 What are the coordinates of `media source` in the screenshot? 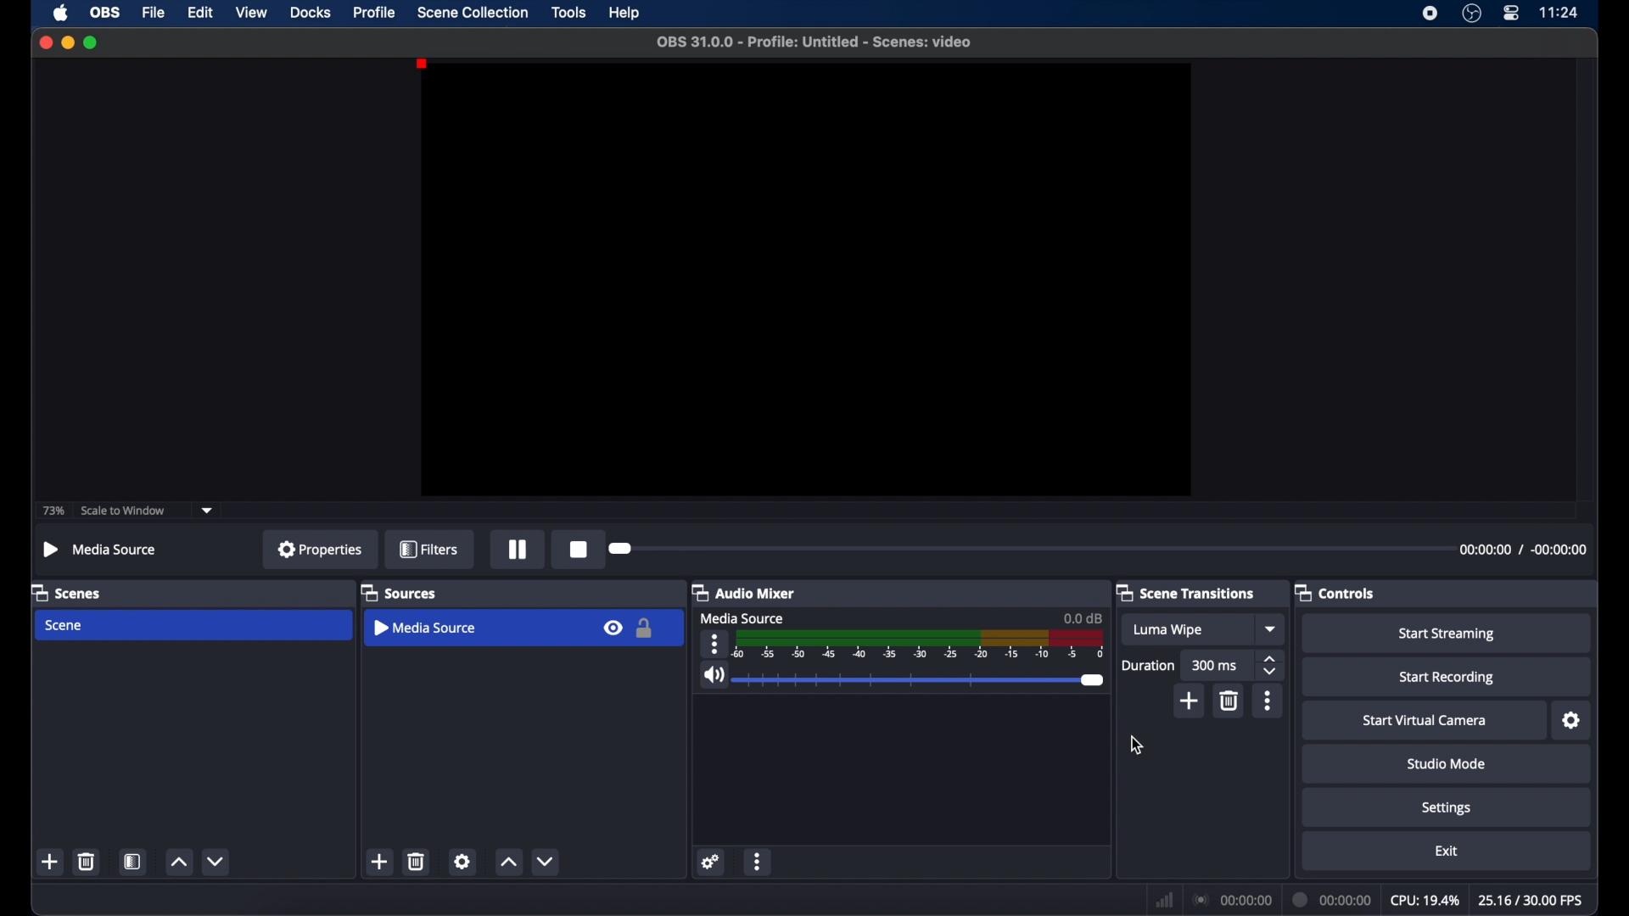 It's located at (742, 617).